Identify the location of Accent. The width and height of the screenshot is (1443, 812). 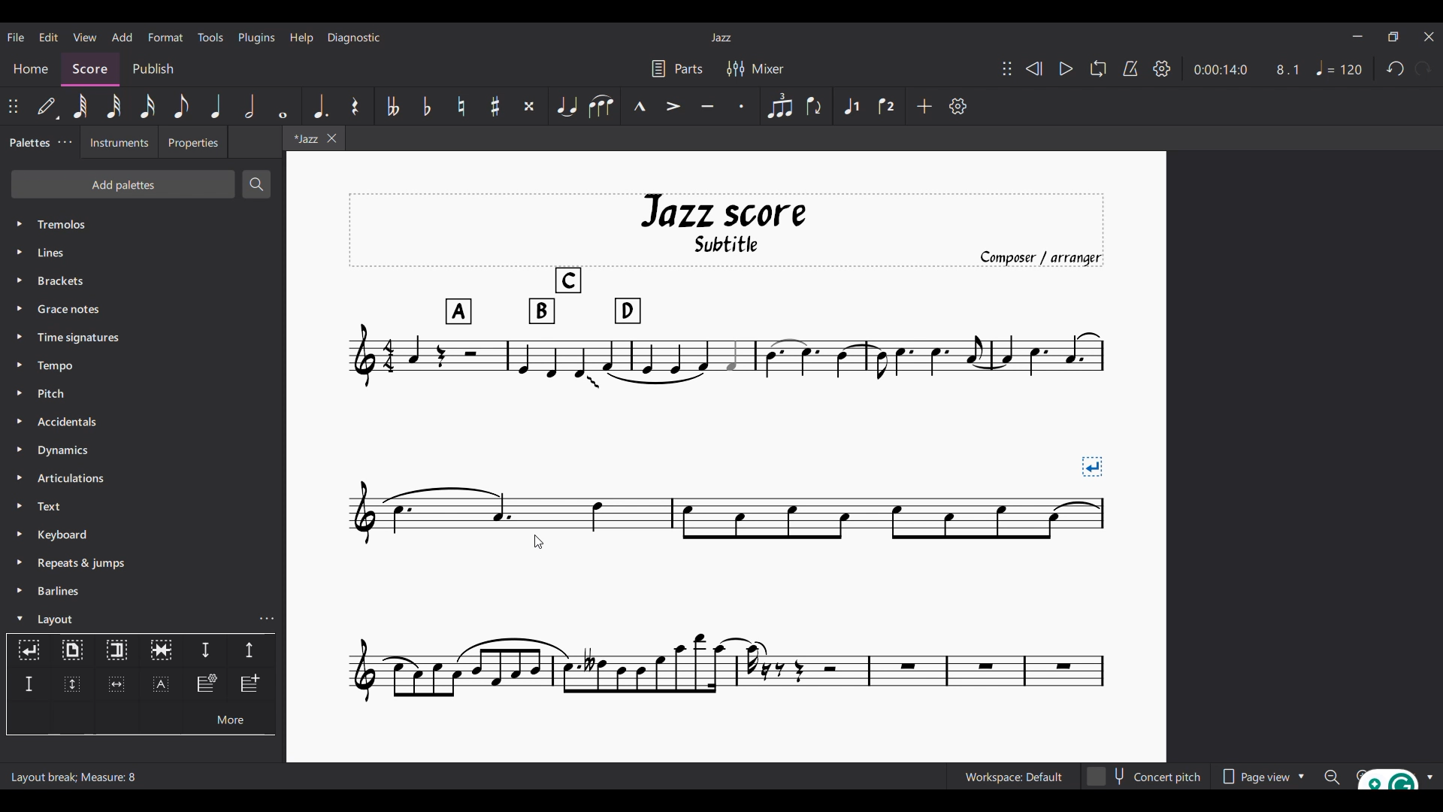
(672, 107).